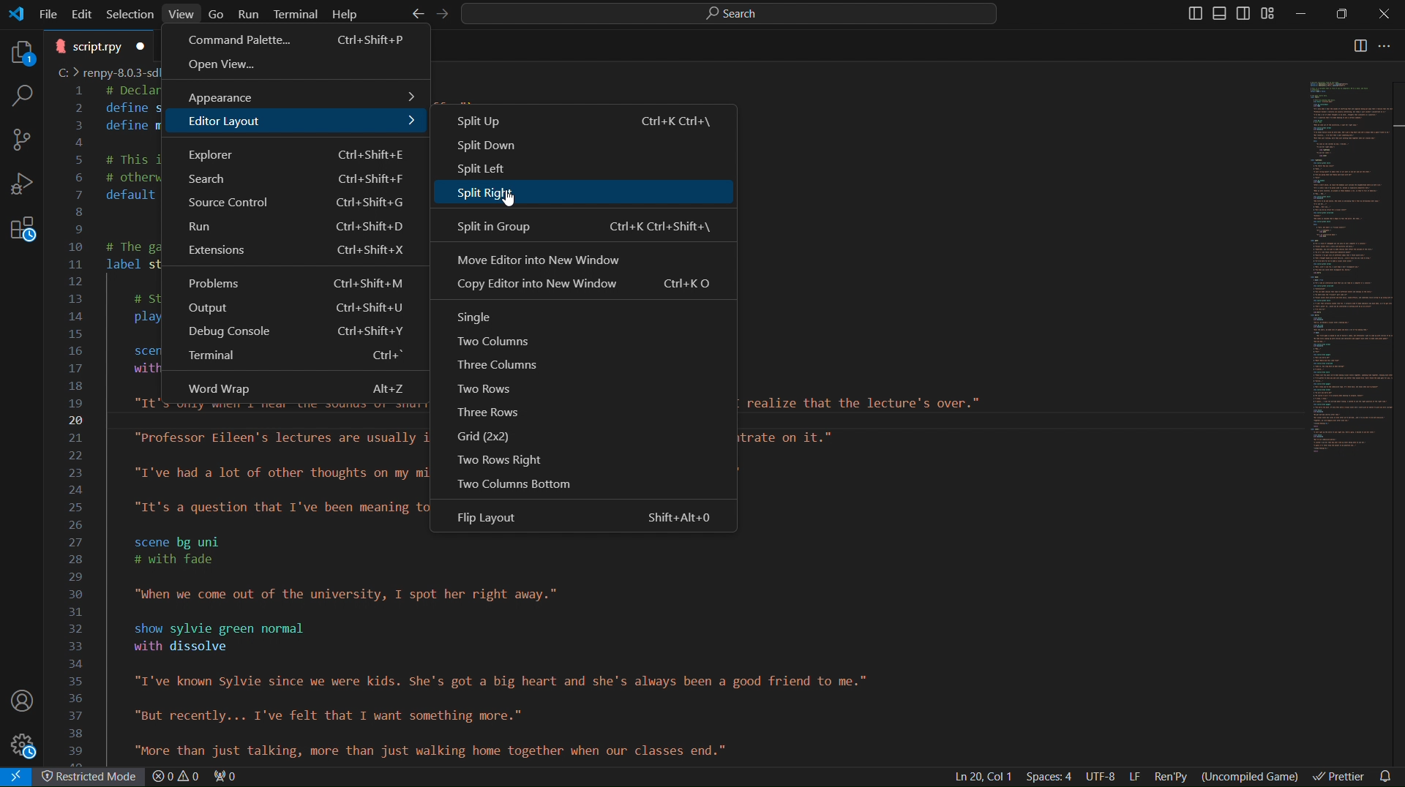 Image resolution: width=1405 pixels, height=787 pixels. What do you see at coordinates (19, 777) in the screenshot?
I see `Open a remote window` at bounding box center [19, 777].